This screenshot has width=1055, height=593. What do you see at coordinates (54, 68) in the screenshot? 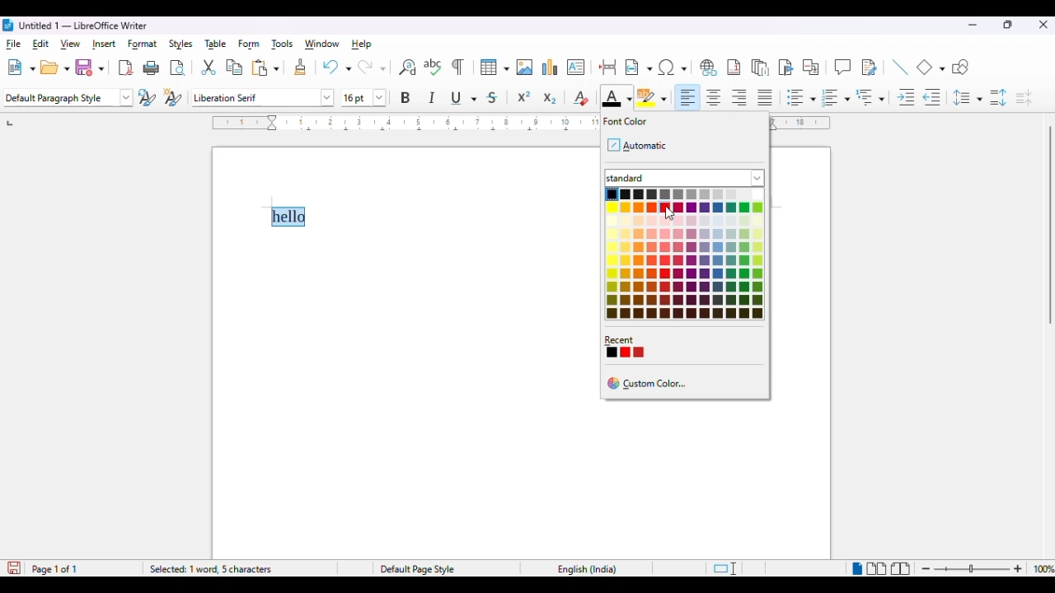
I see `open` at bounding box center [54, 68].